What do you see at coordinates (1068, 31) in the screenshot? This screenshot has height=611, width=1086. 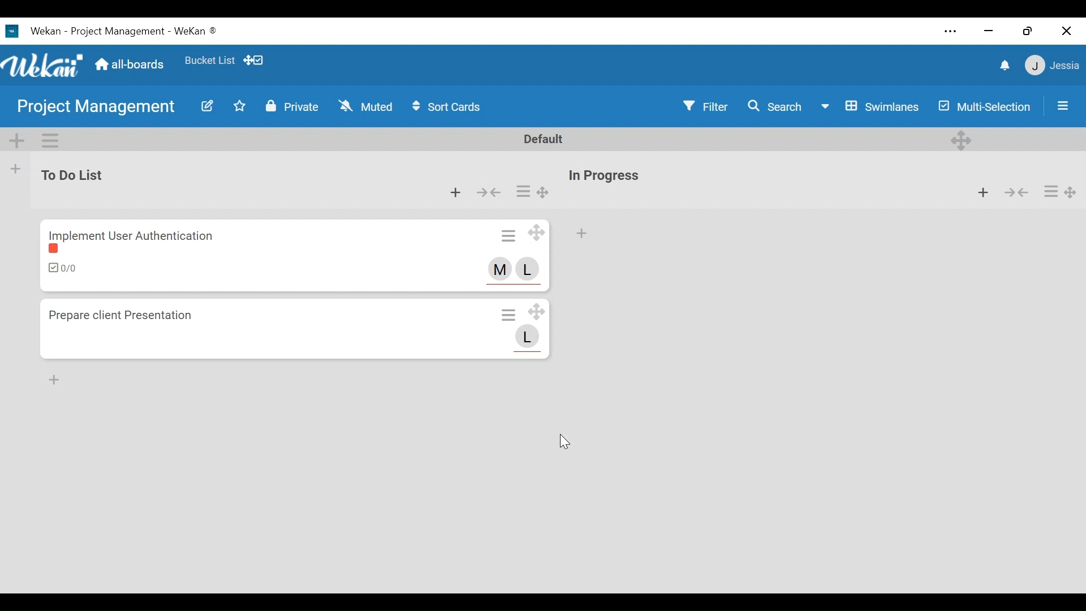 I see `close` at bounding box center [1068, 31].